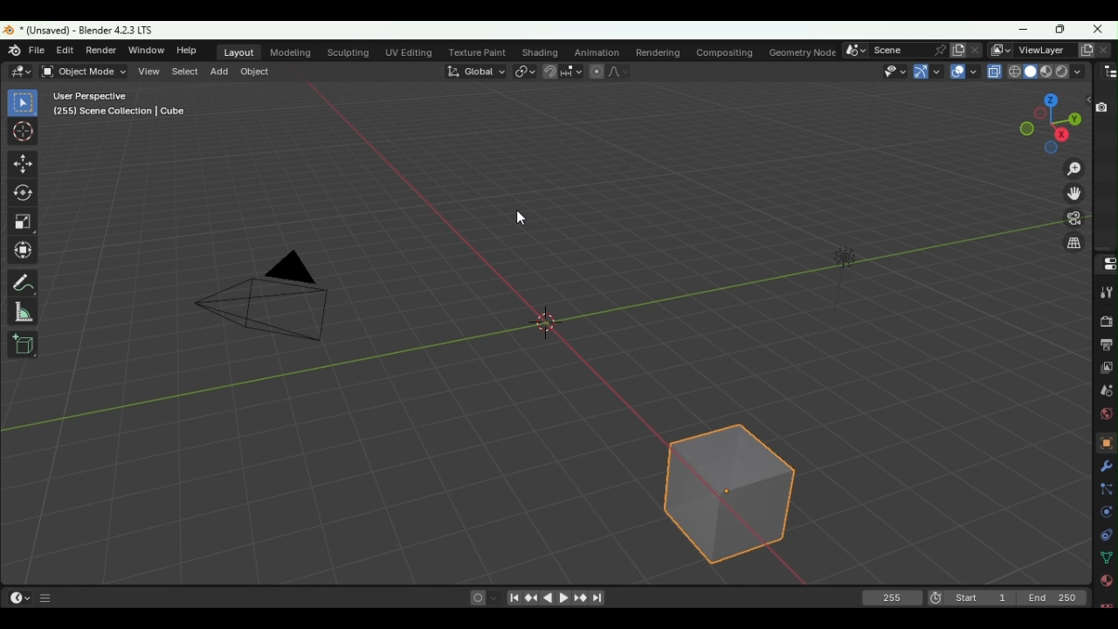  Describe the element at coordinates (538, 52) in the screenshot. I see `Shading` at that location.